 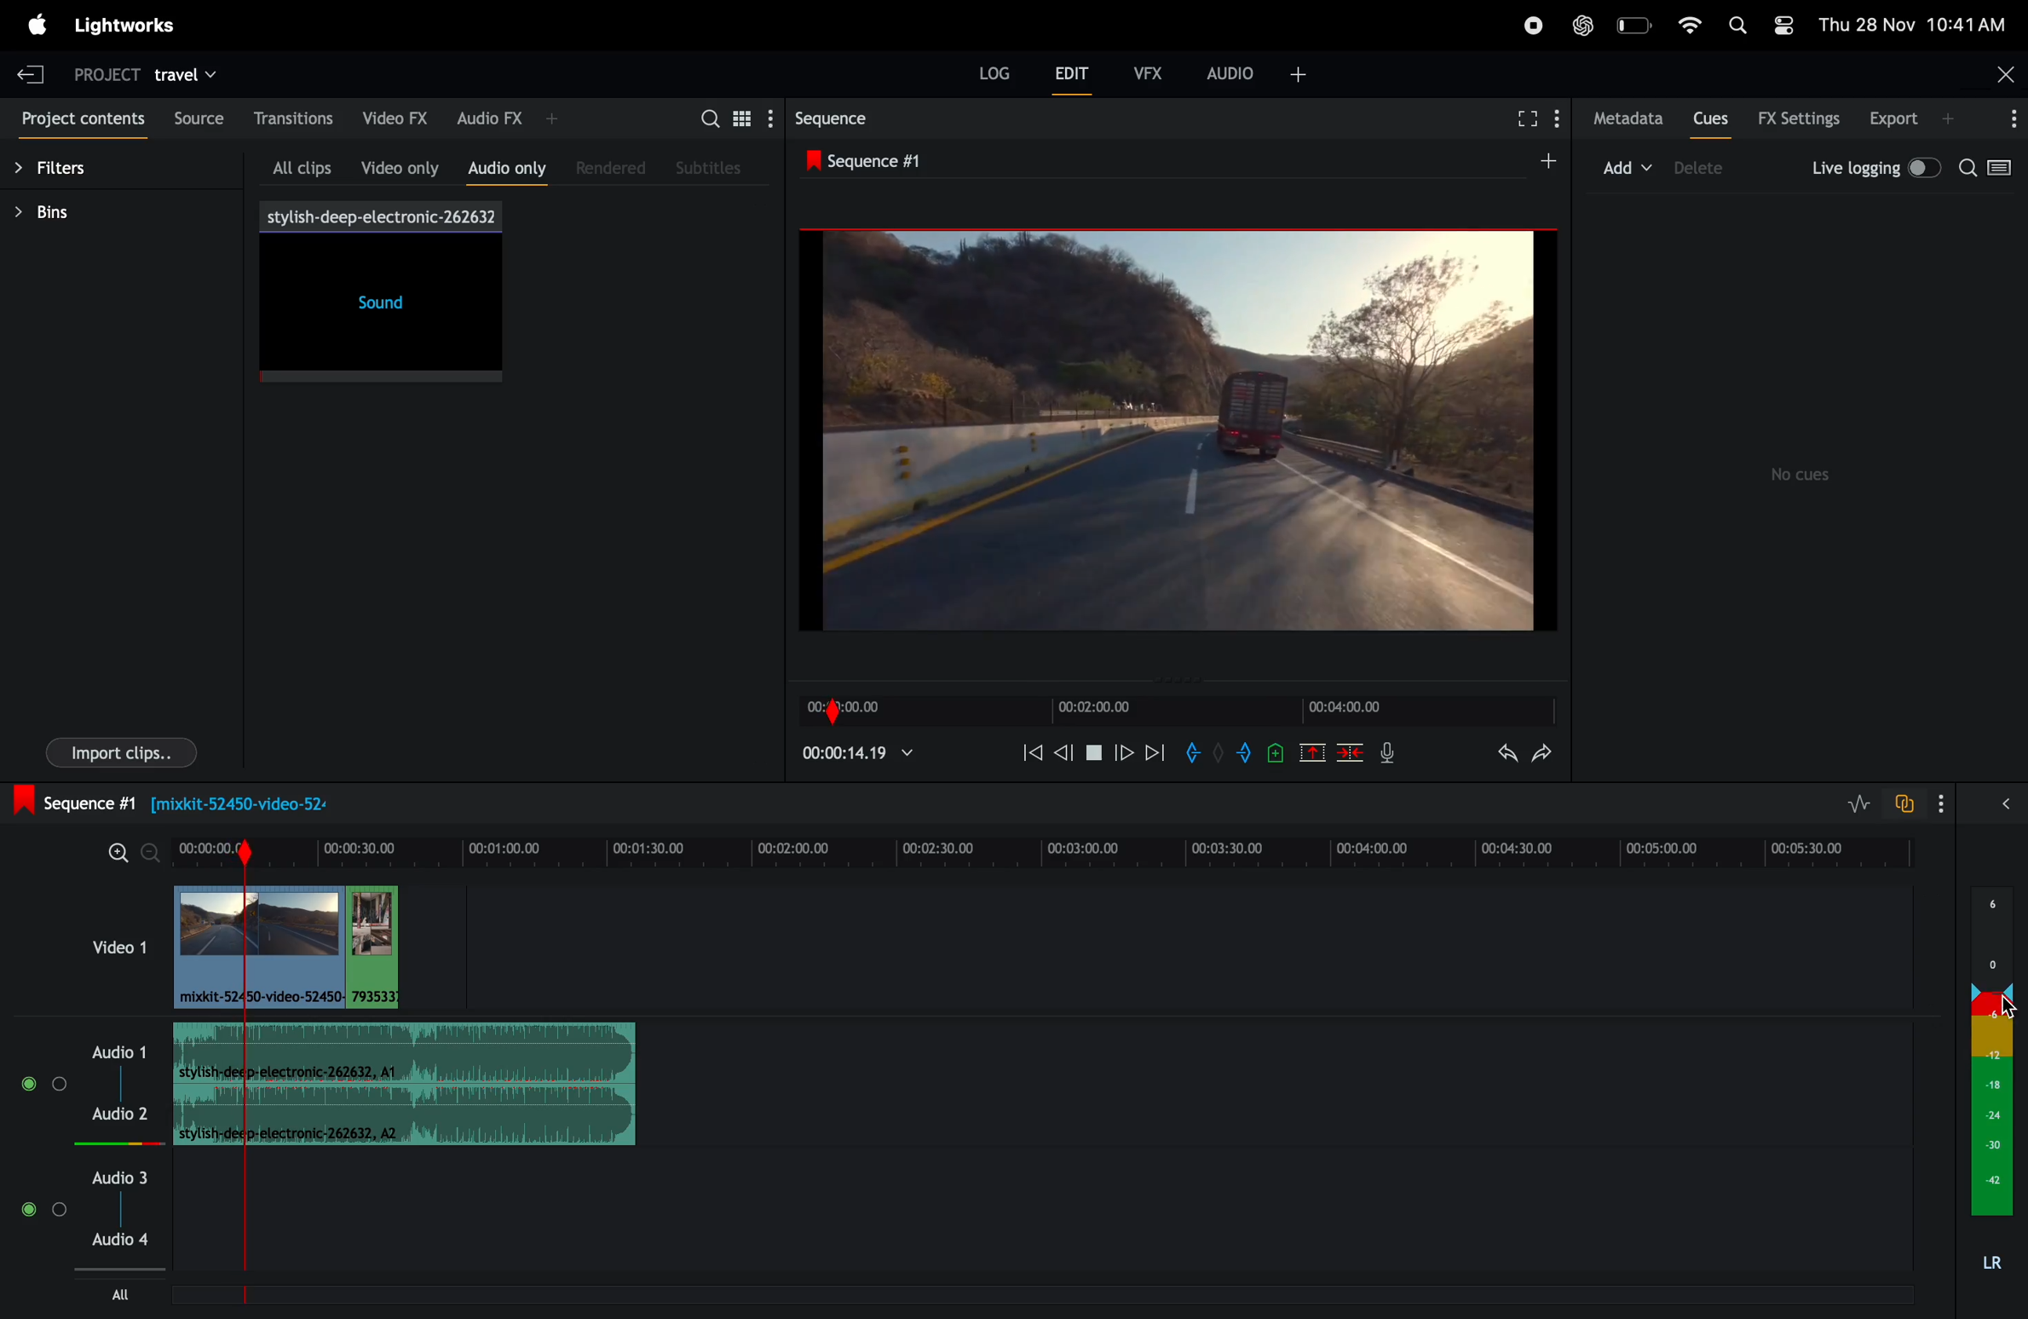 What do you see at coordinates (1803, 473) in the screenshot?
I see `no cues` at bounding box center [1803, 473].